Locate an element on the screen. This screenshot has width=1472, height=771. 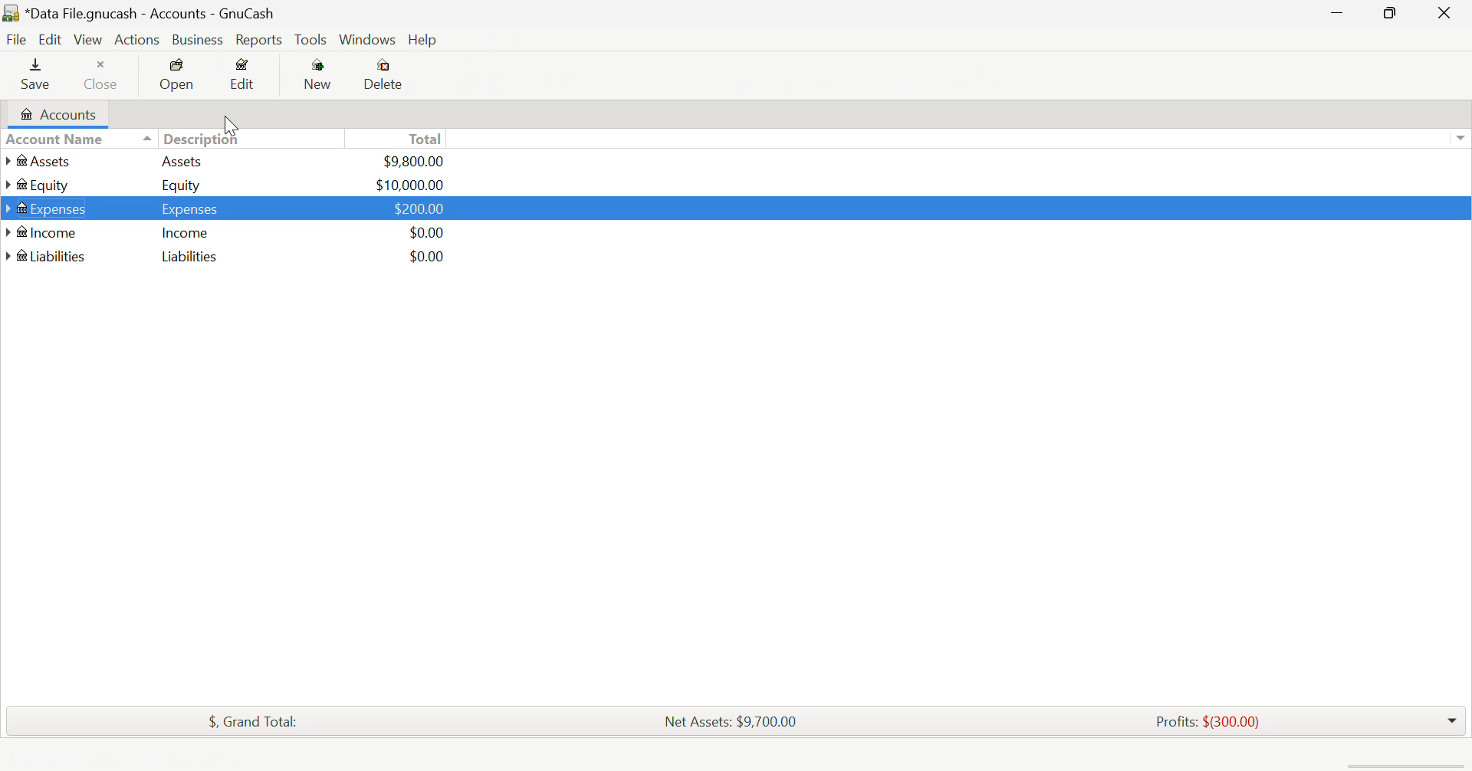
Business is located at coordinates (198, 40).